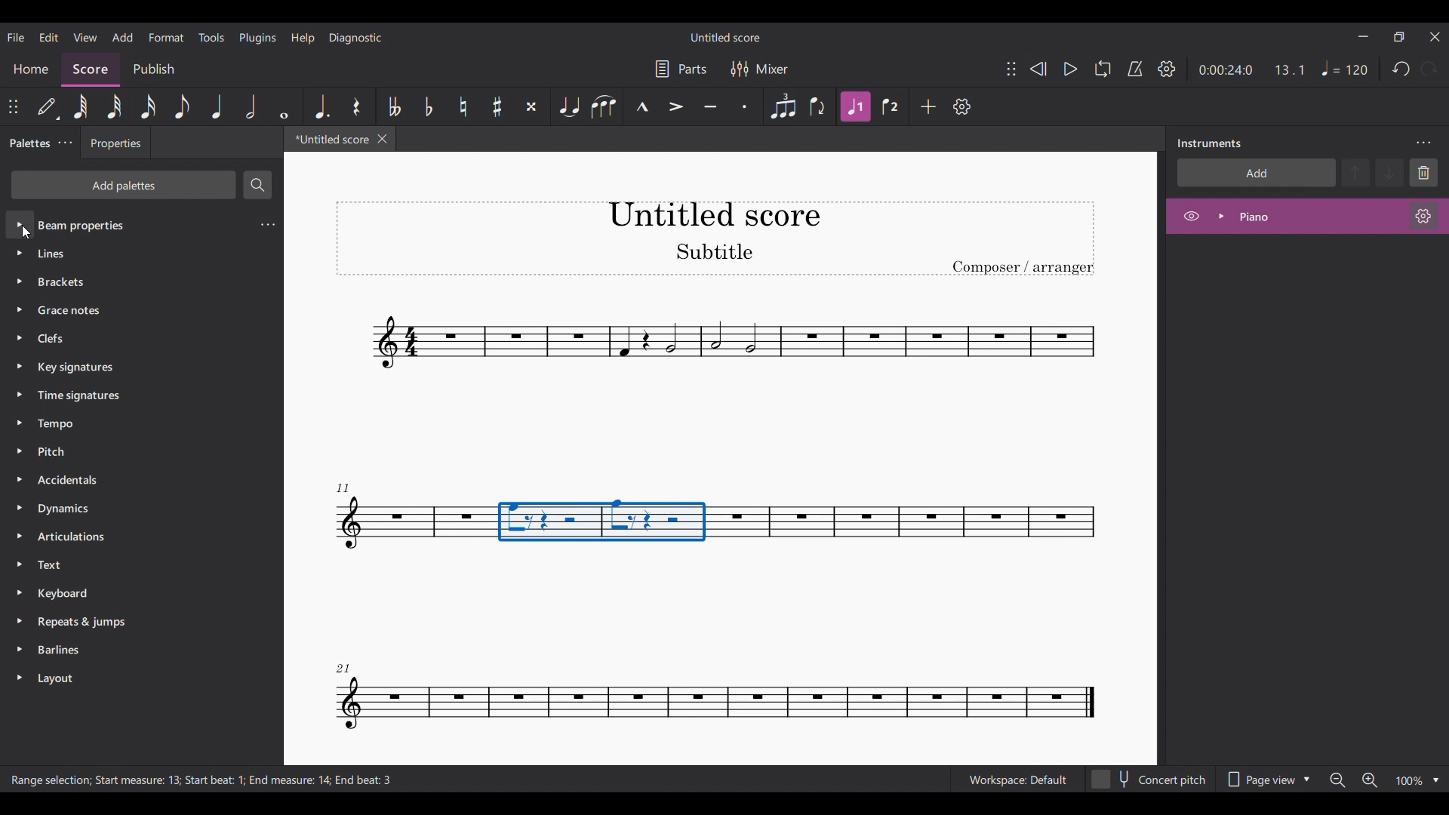  What do you see at coordinates (123, 37) in the screenshot?
I see `Add menu` at bounding box center [123, 37].